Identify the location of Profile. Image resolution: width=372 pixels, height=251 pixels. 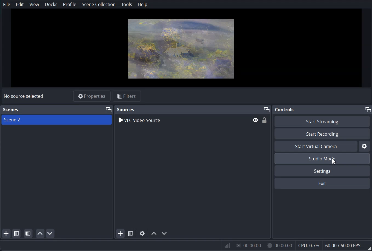
(70, 5).